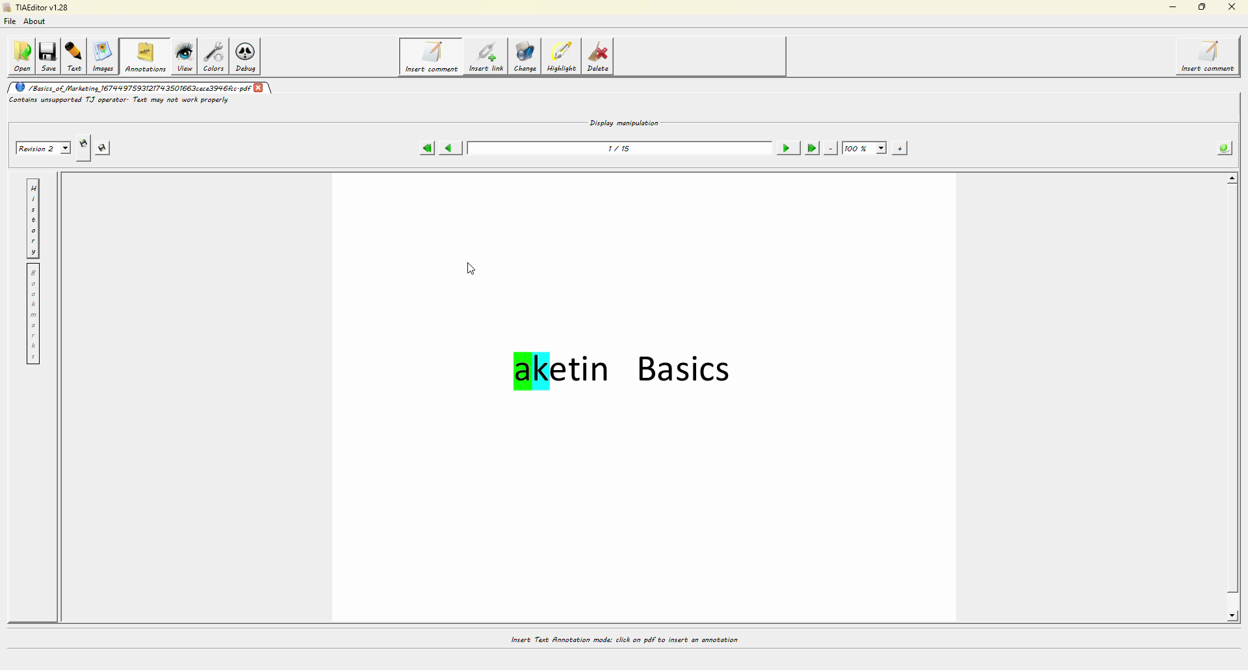  Describe the element at coordinates (811, 148) in the screenshot. I see `last page` at that location.